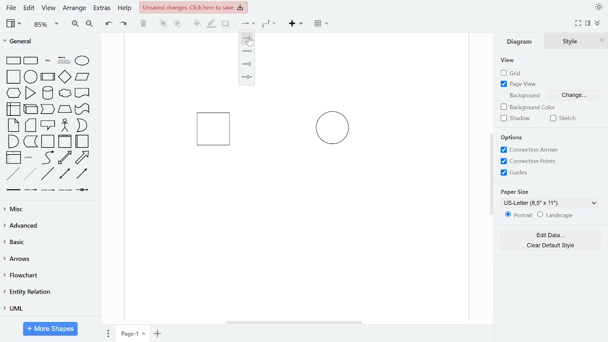  What do you see at coordinates (13, 190) in the screenshot?
I see `link` at bounding box center [13, 190].